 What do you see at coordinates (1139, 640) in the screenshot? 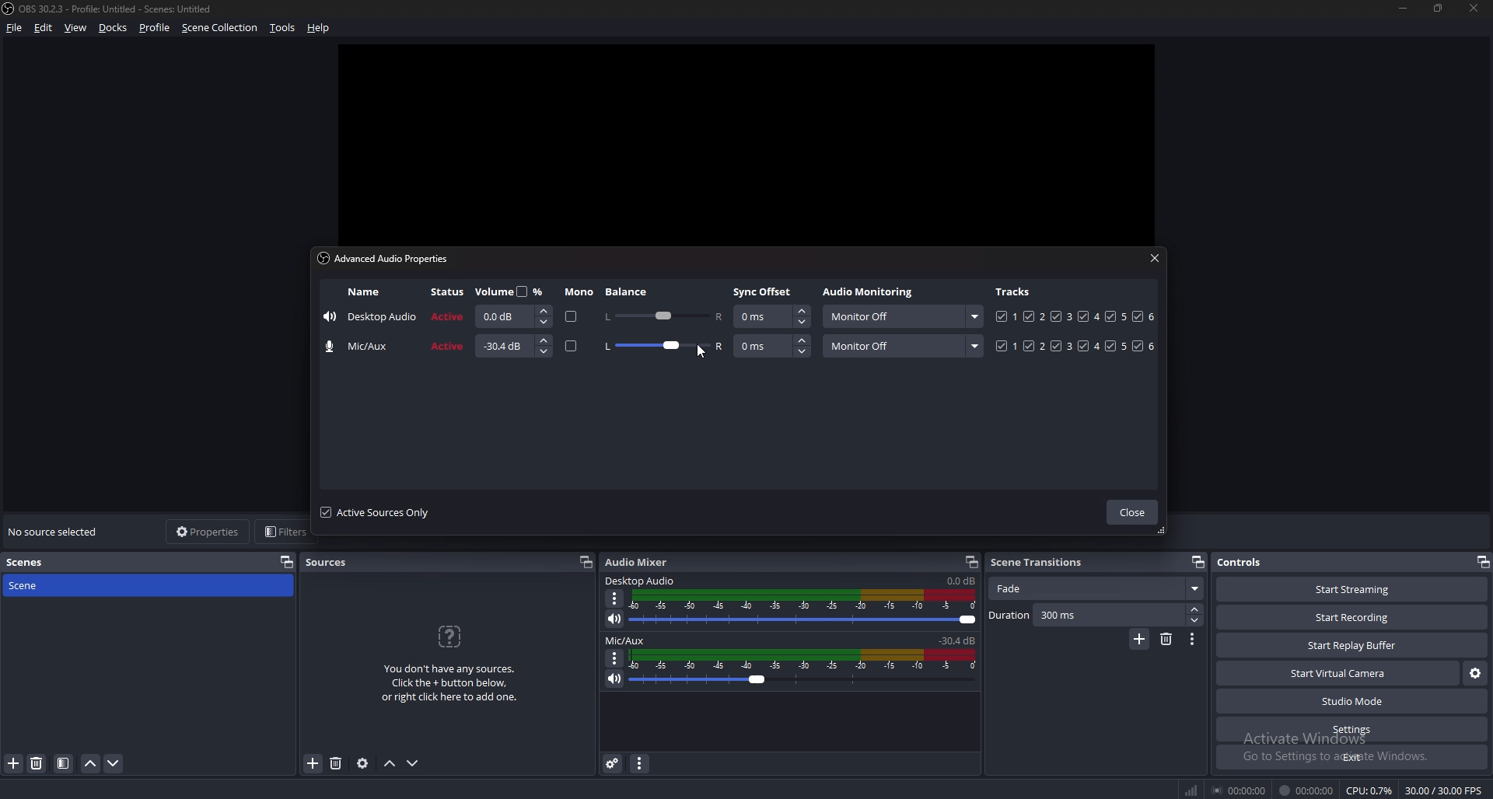
I see `add scene` at bounding box center [1139, 640].